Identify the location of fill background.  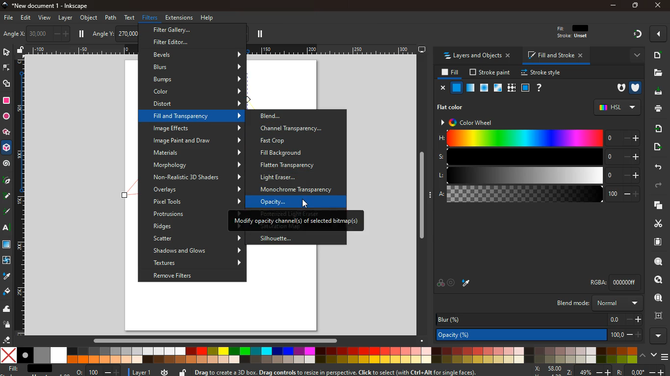
(299, 153).